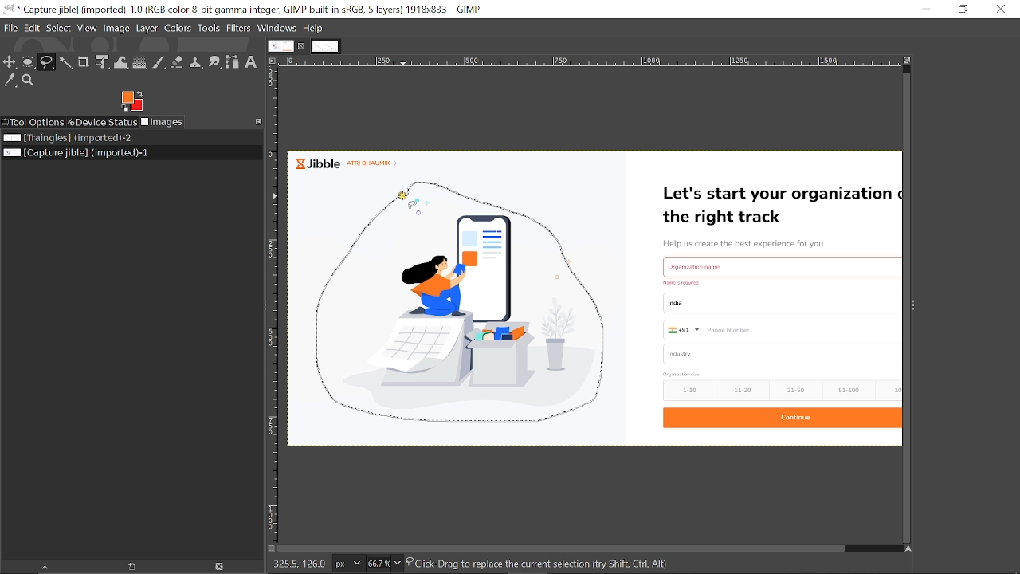 The height and width of the screenshot is (574, 1020). Describe the element at coordinates (48, 63) in the screenshot. I see `Free select tool` at that location.